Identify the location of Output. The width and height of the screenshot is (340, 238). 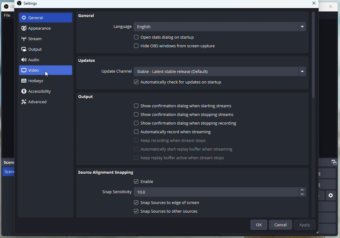
(42, 51).